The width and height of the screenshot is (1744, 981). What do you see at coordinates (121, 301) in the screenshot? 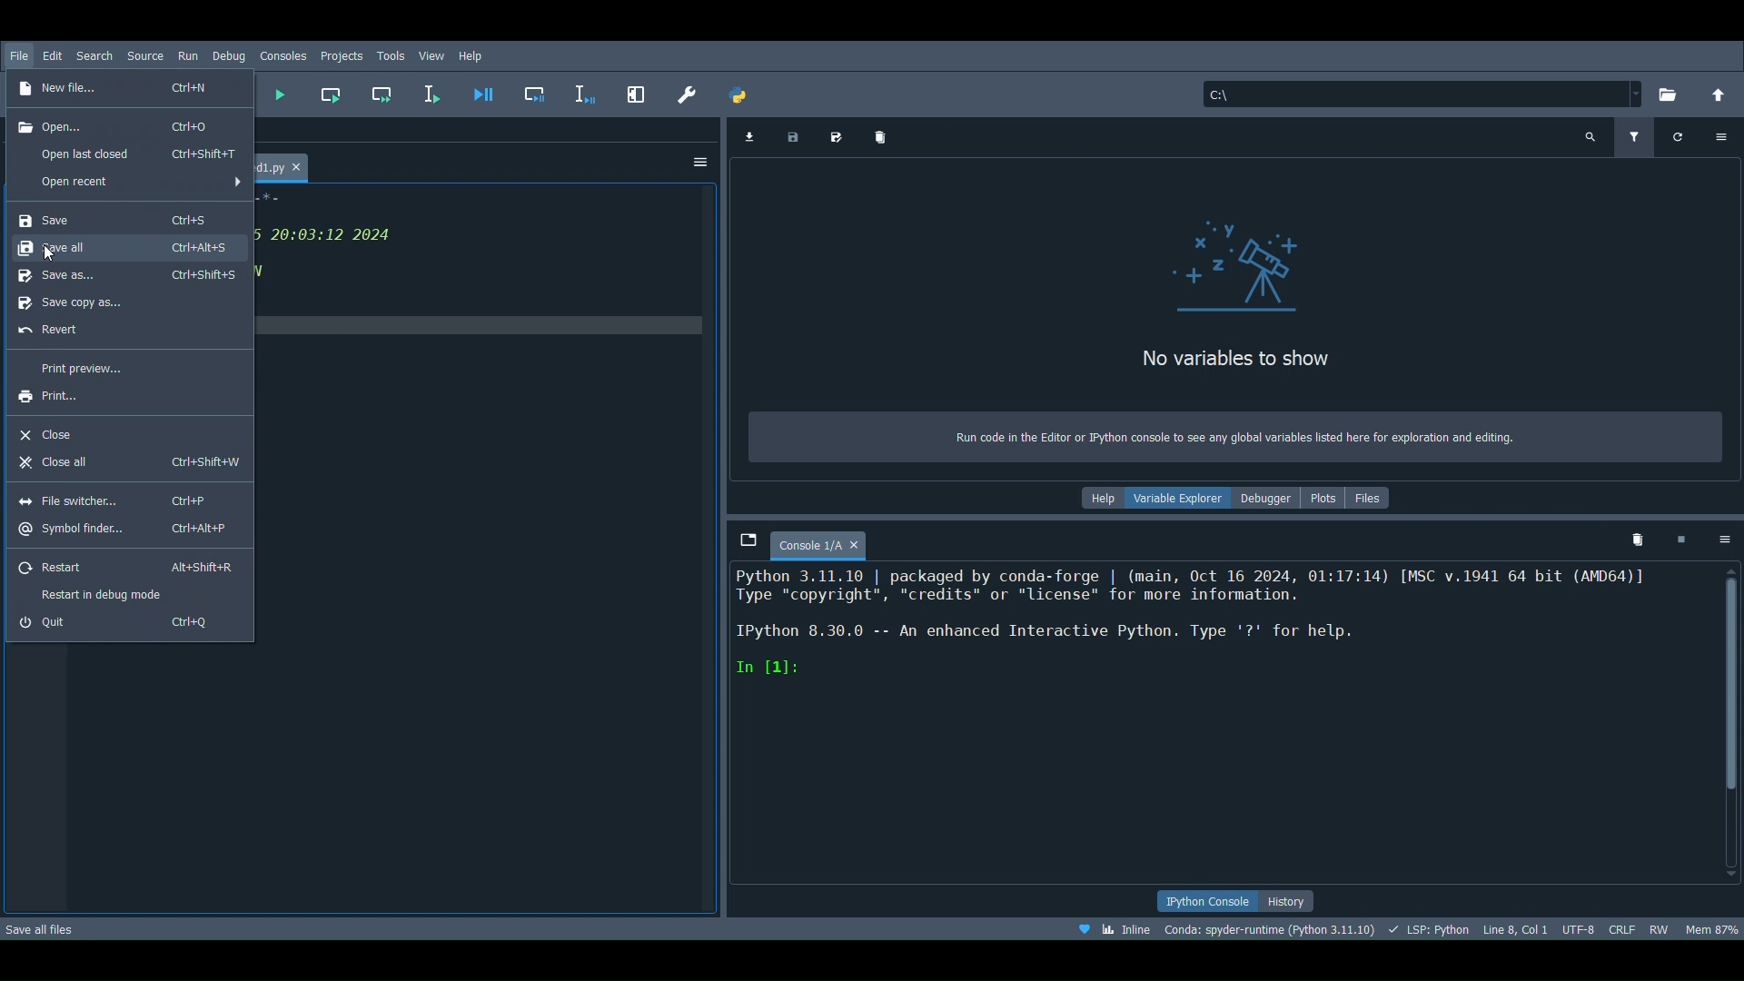
I see `Save copy as` at bounding box center [121, 301].